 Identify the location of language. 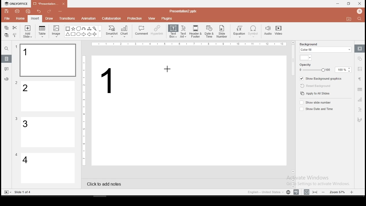
(288, 192).